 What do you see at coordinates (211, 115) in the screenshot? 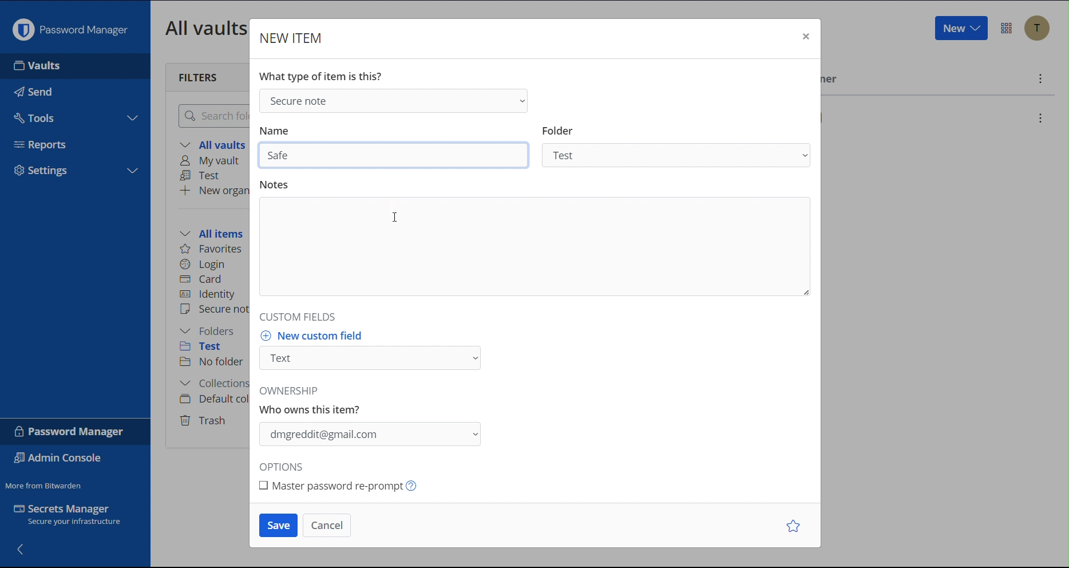
I see `Search Folder` at bounding box center [211, 115].